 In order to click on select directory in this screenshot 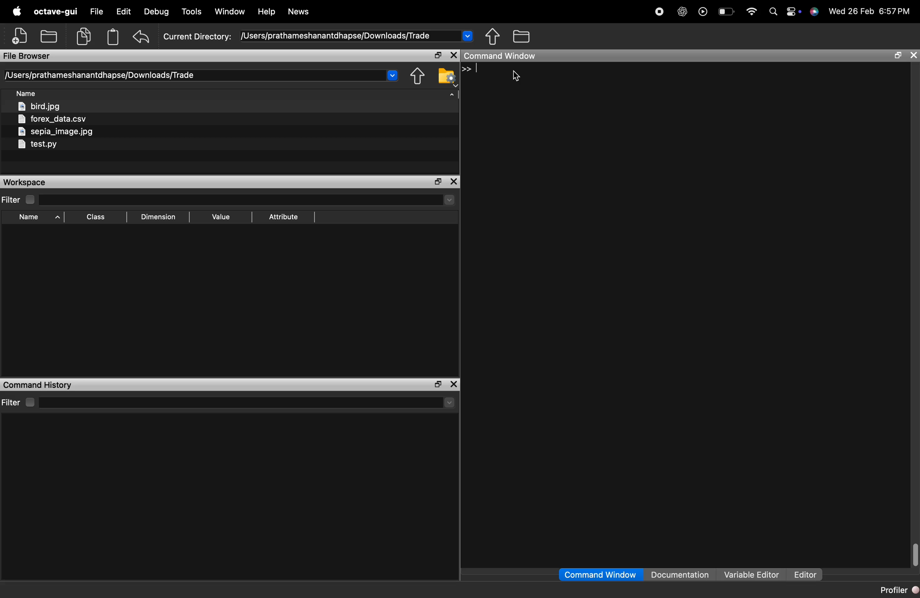, I will do `click(249, 200)`.